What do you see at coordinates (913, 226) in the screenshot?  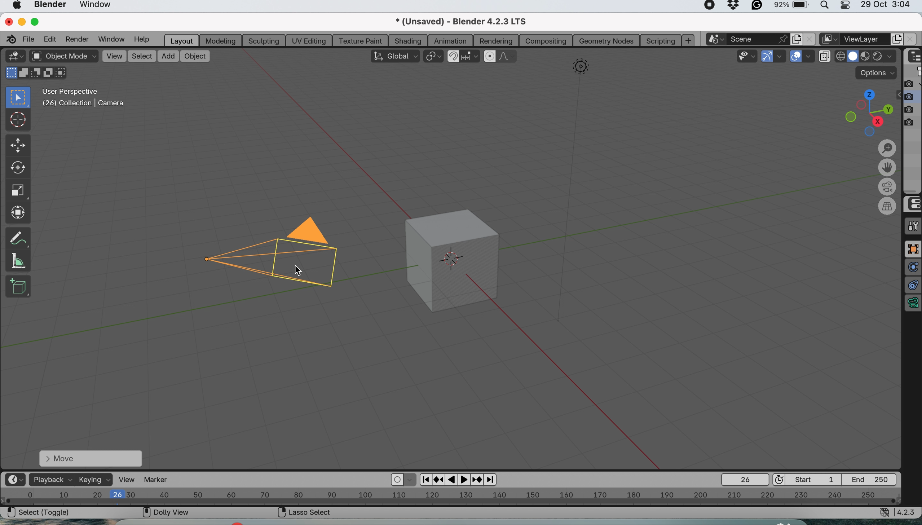 I see `tools` at bounding box center [913, 226].